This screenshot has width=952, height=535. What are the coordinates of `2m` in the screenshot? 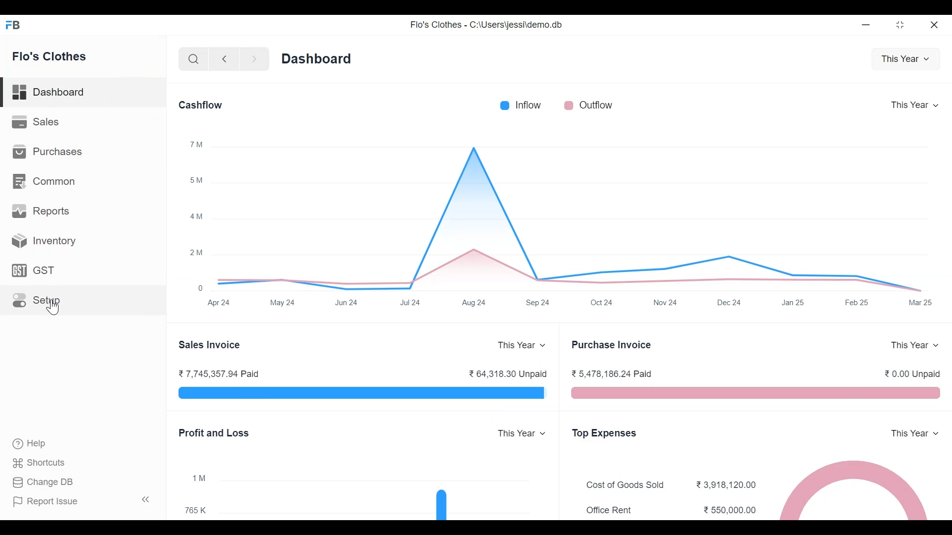 It's located at (195, 254).